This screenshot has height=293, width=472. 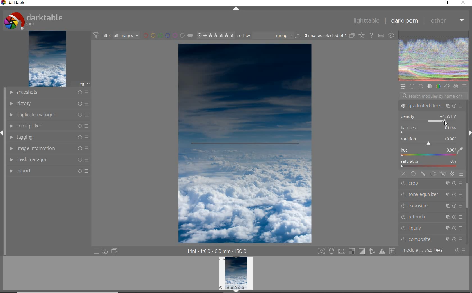 I want to click on sort by group, so click(x=268, y=36).